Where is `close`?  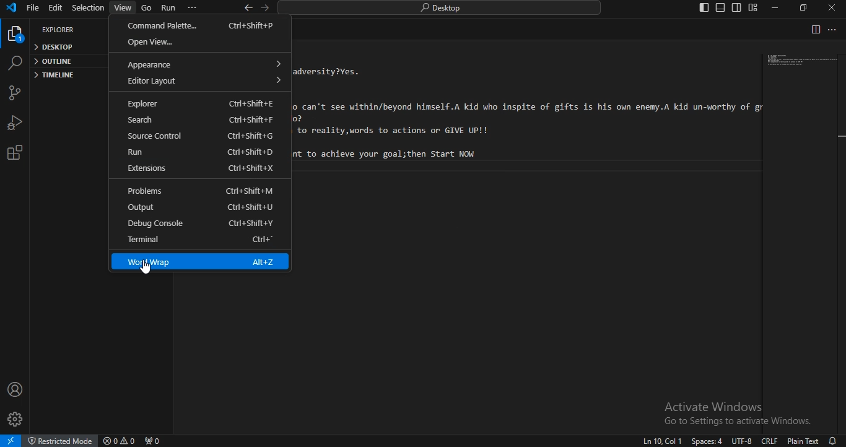
close is located at coordinates (831, 7).